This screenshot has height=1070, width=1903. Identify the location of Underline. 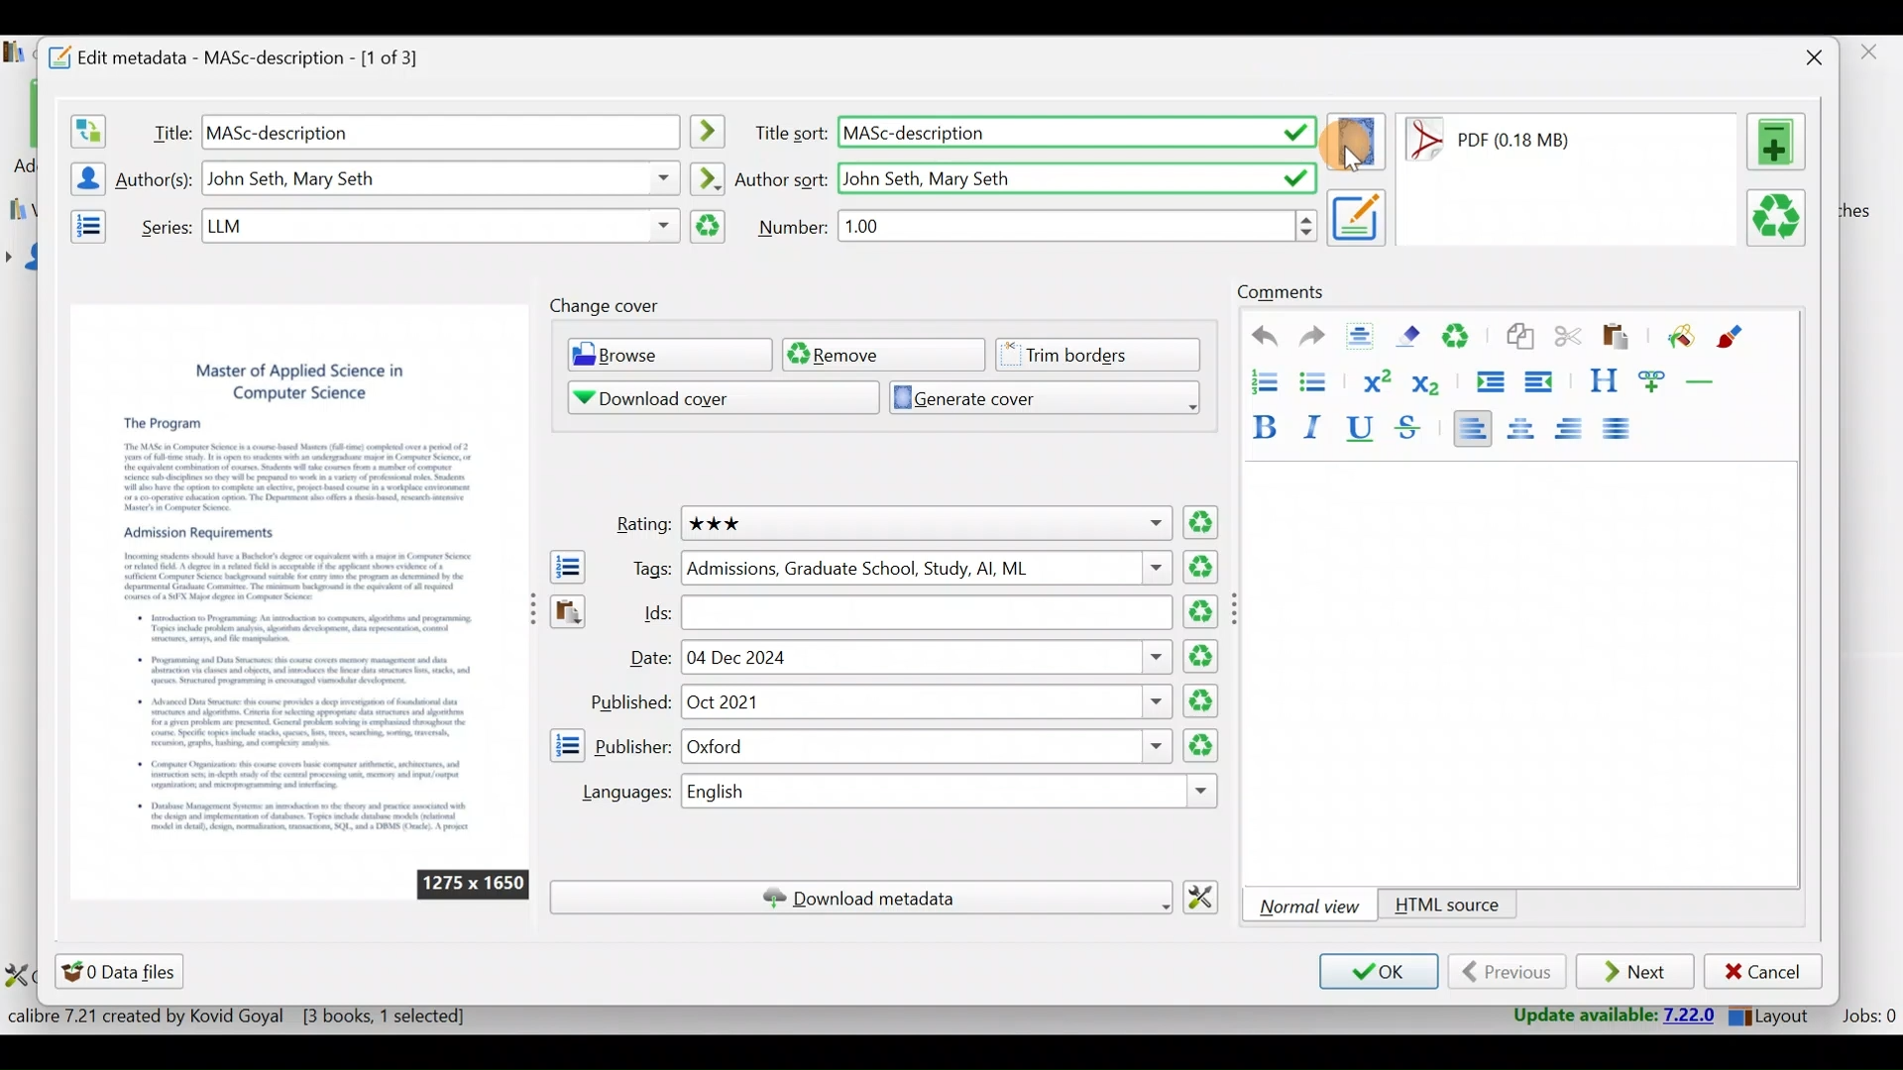
(1366, 430).